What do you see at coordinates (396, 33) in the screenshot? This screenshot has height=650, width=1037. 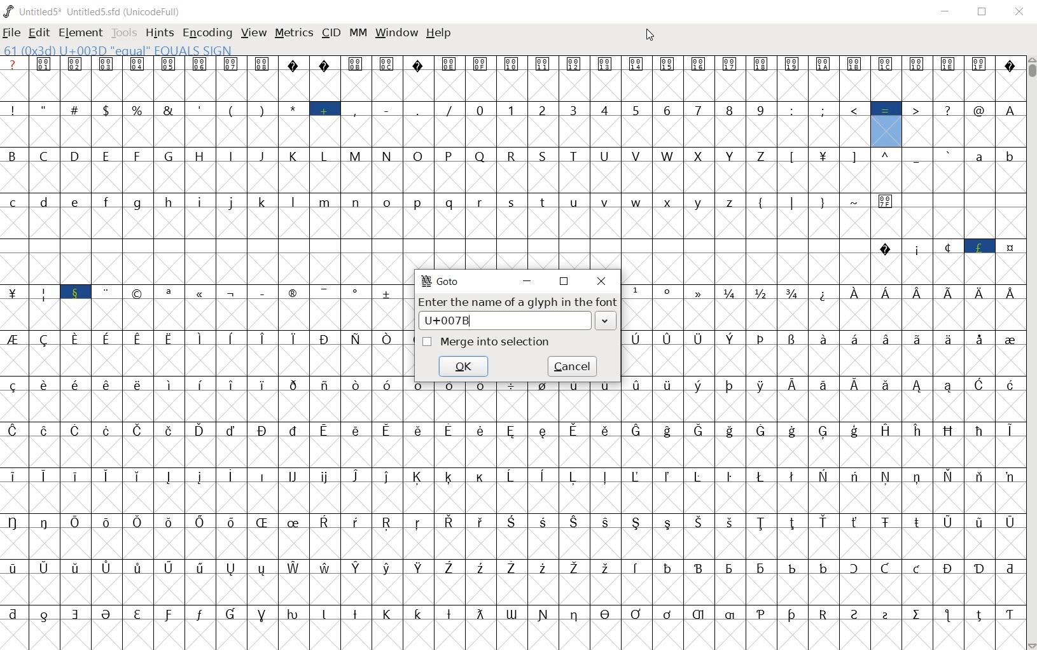 I see `window` at bounding box center [396, 33].